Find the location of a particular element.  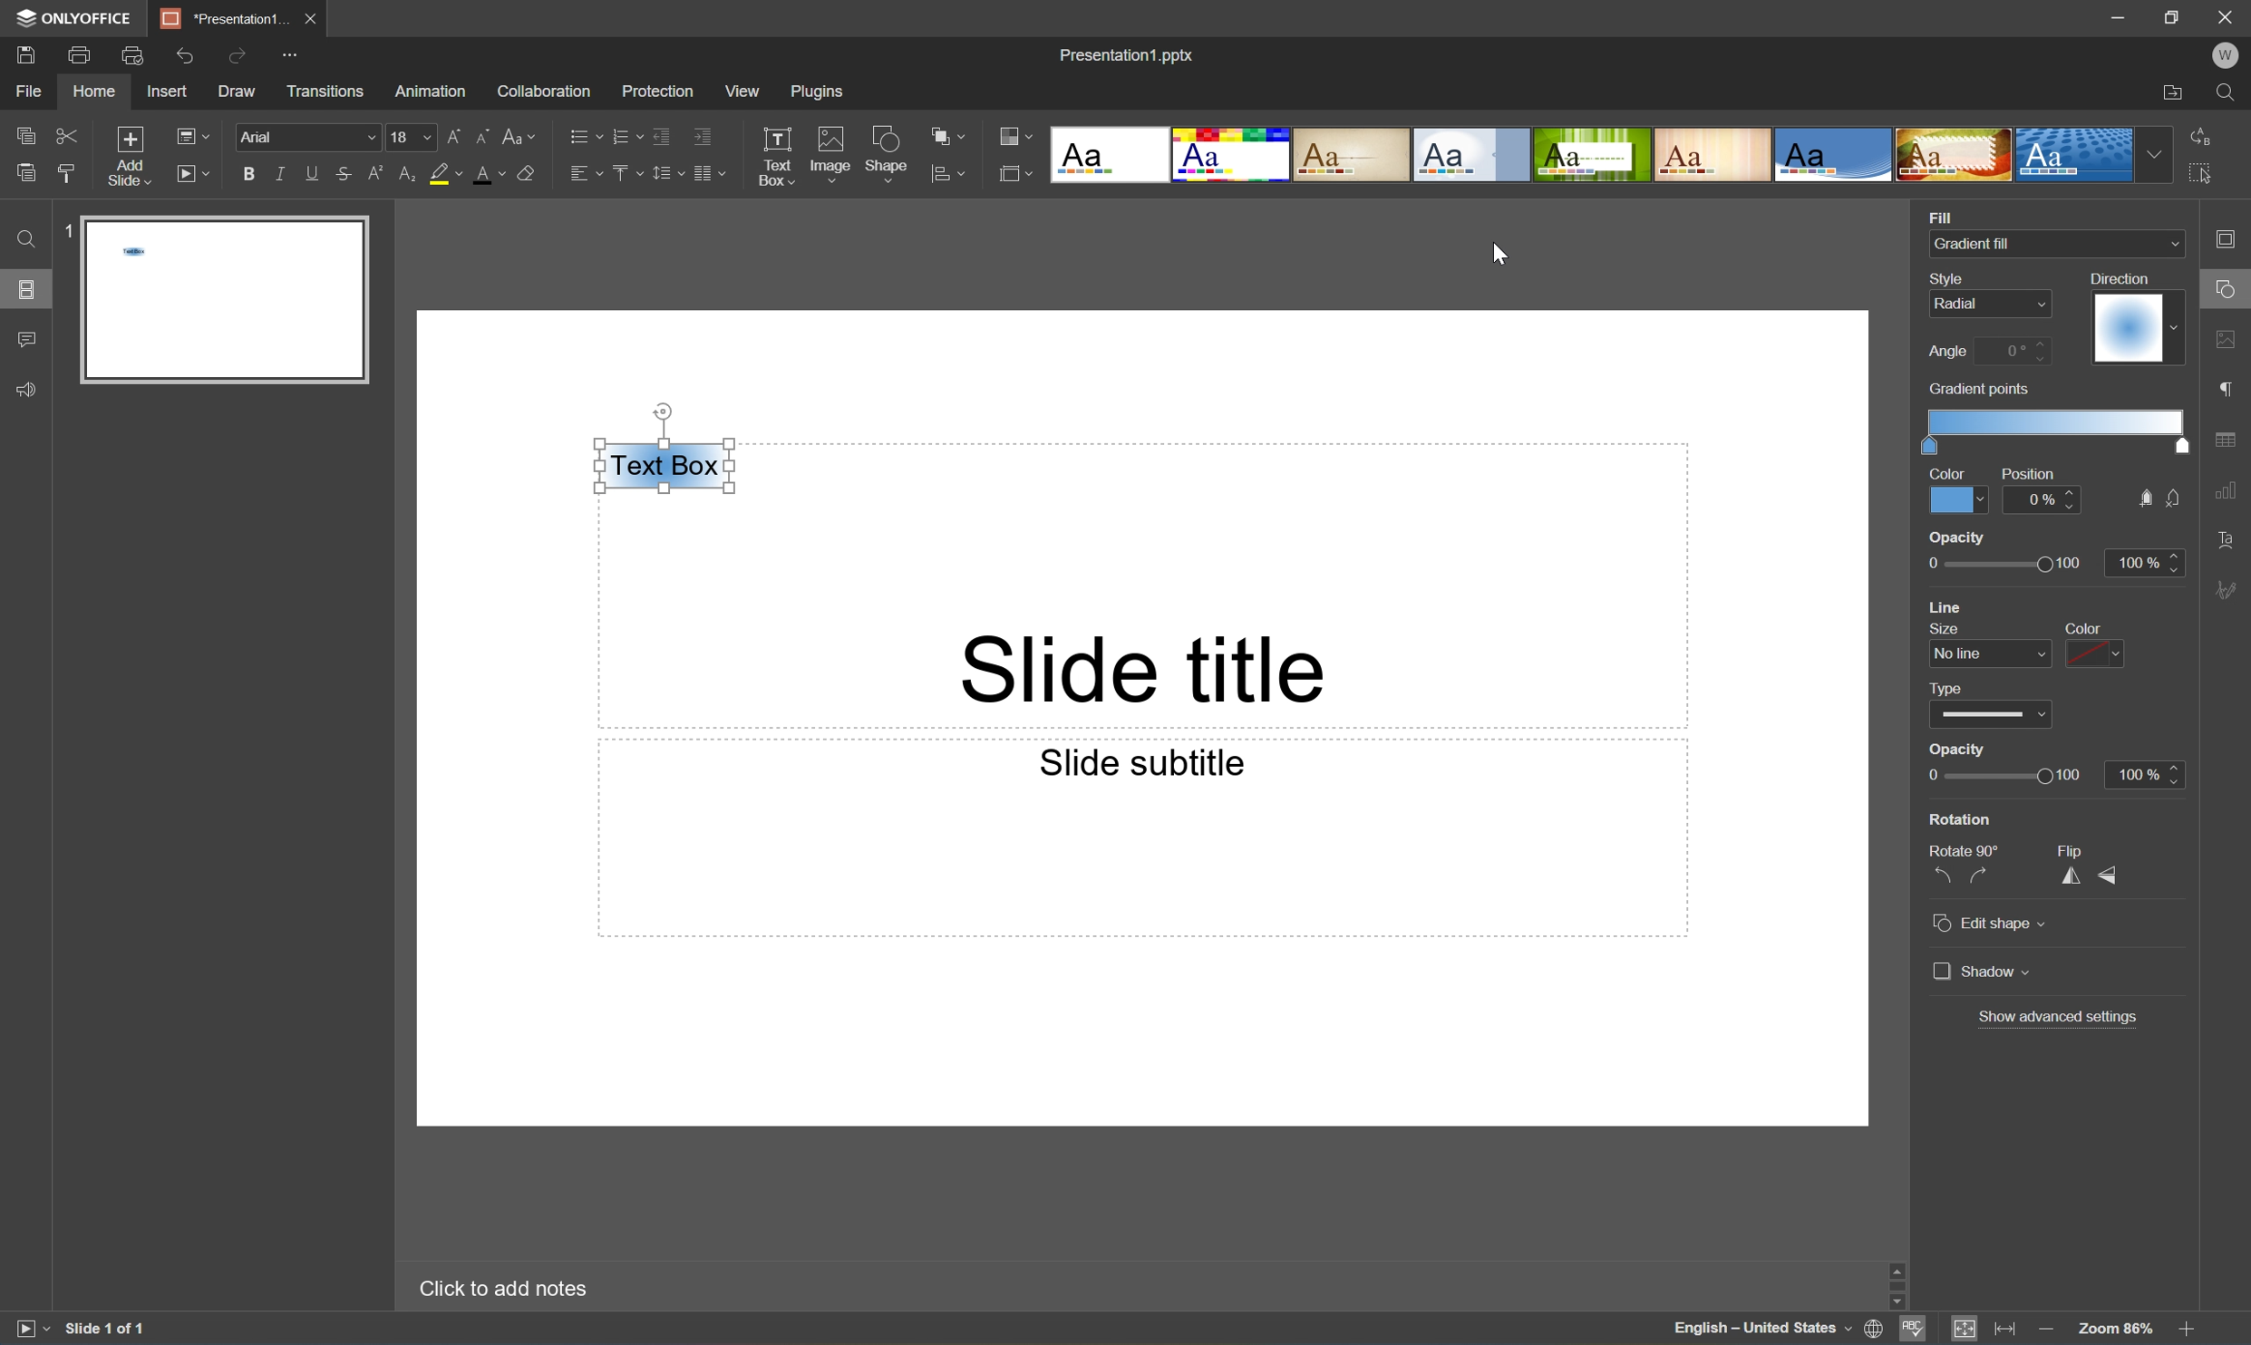

Add gradient point is located at coordinates (2143, 498).